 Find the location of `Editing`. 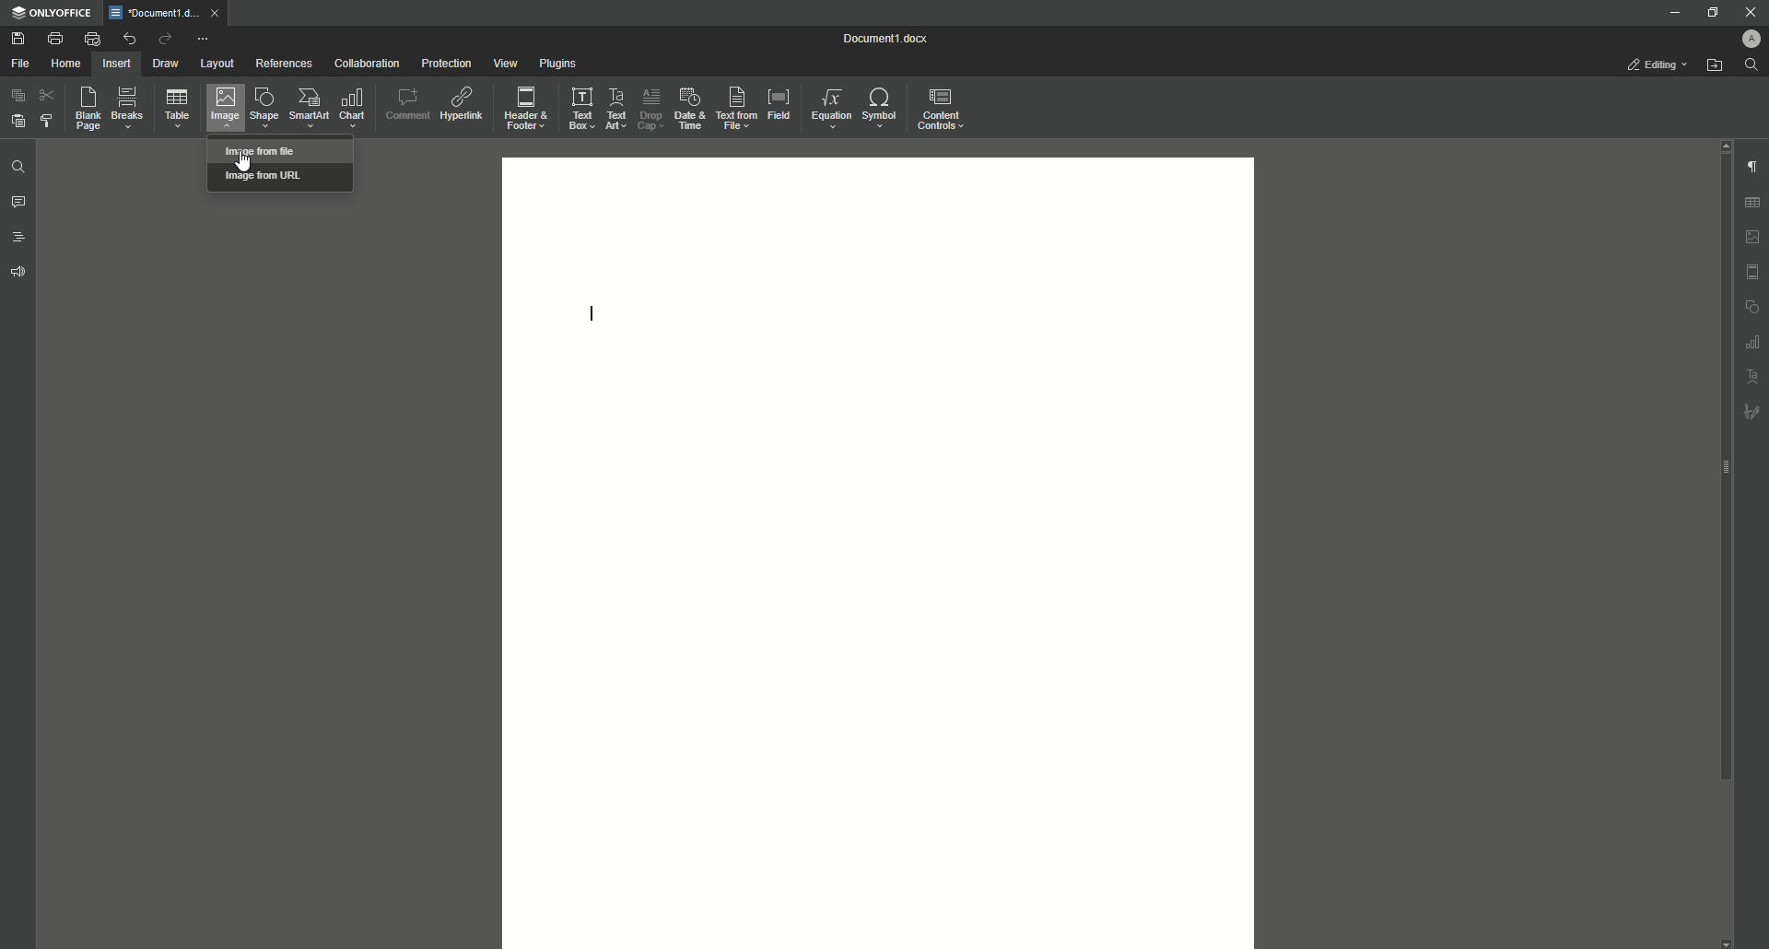

Editing is located at coordinates (1655, 64).